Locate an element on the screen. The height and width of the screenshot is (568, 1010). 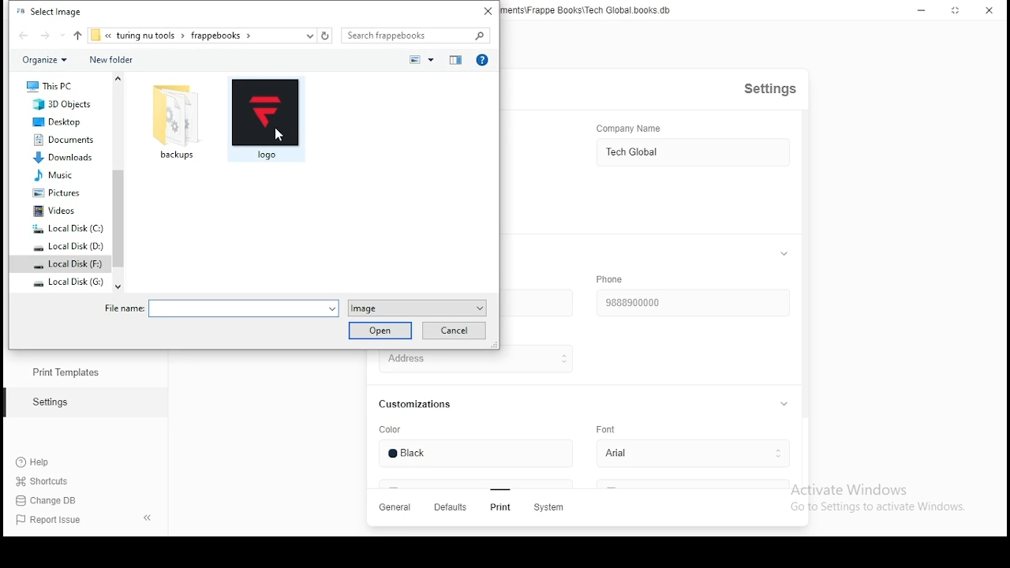
CLOSE  is located at coordinates (990, 10).